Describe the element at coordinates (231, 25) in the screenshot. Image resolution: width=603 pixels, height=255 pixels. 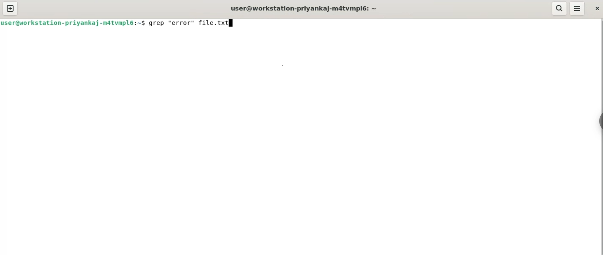
I see `cursor` at that location.